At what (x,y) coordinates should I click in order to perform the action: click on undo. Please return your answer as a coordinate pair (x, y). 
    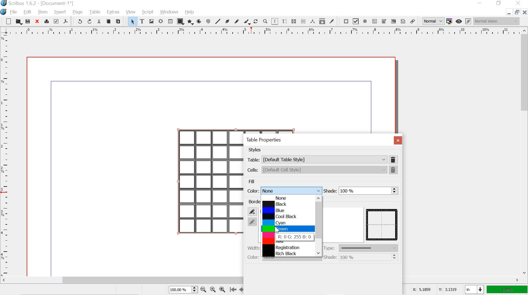
    Looking at the image, I should click on (79, 21).